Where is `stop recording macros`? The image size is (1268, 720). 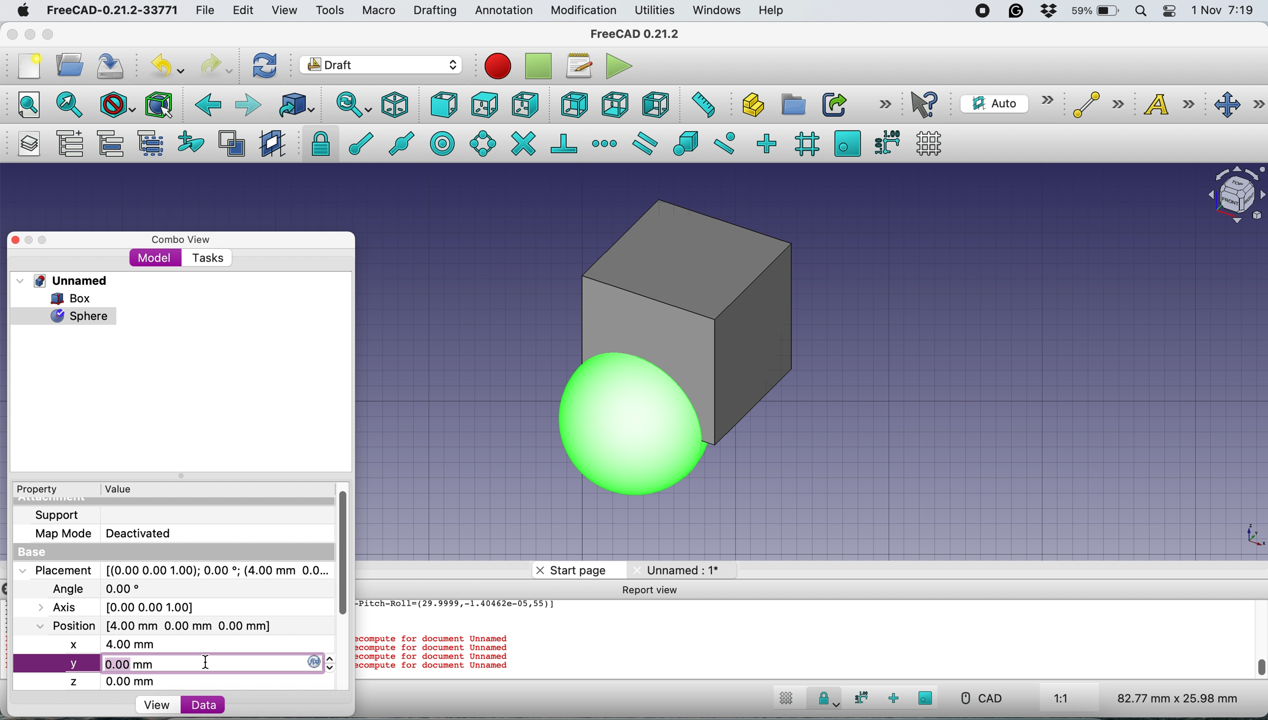
stop recording macros is located at coordinates (541, 66).